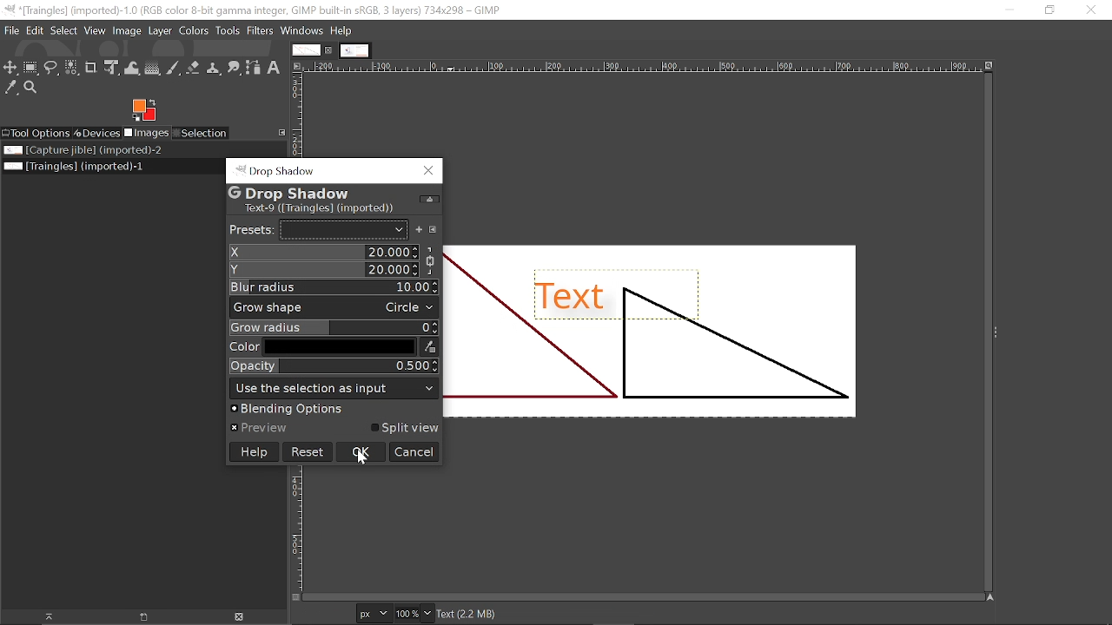 This screenshot has height=625, width=1112. I want to click on Presets, so click(343, 229).